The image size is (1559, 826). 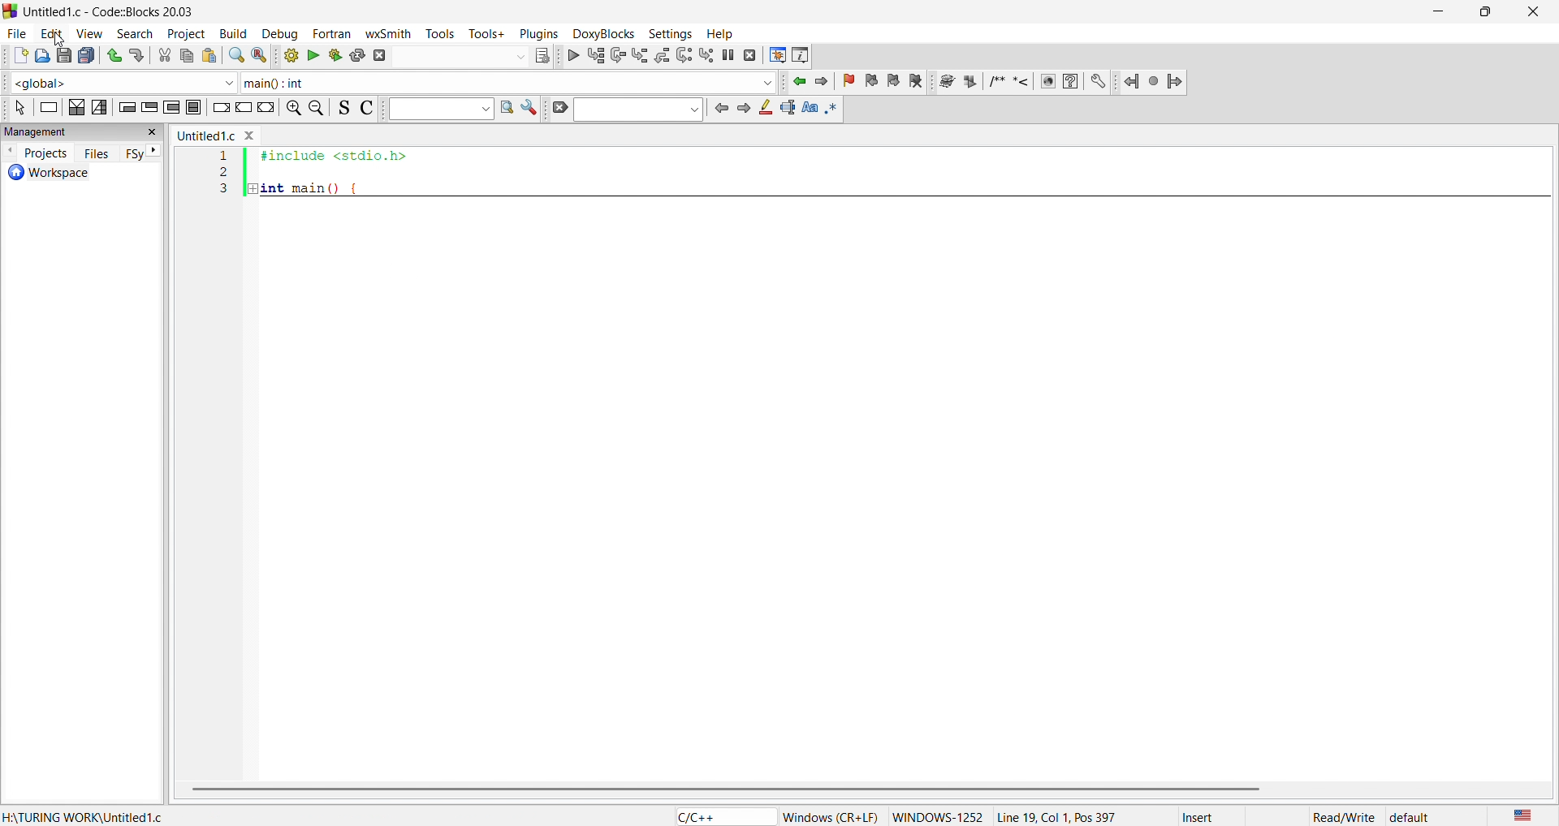 I want to click on highlight, so click(x=763, y=110).